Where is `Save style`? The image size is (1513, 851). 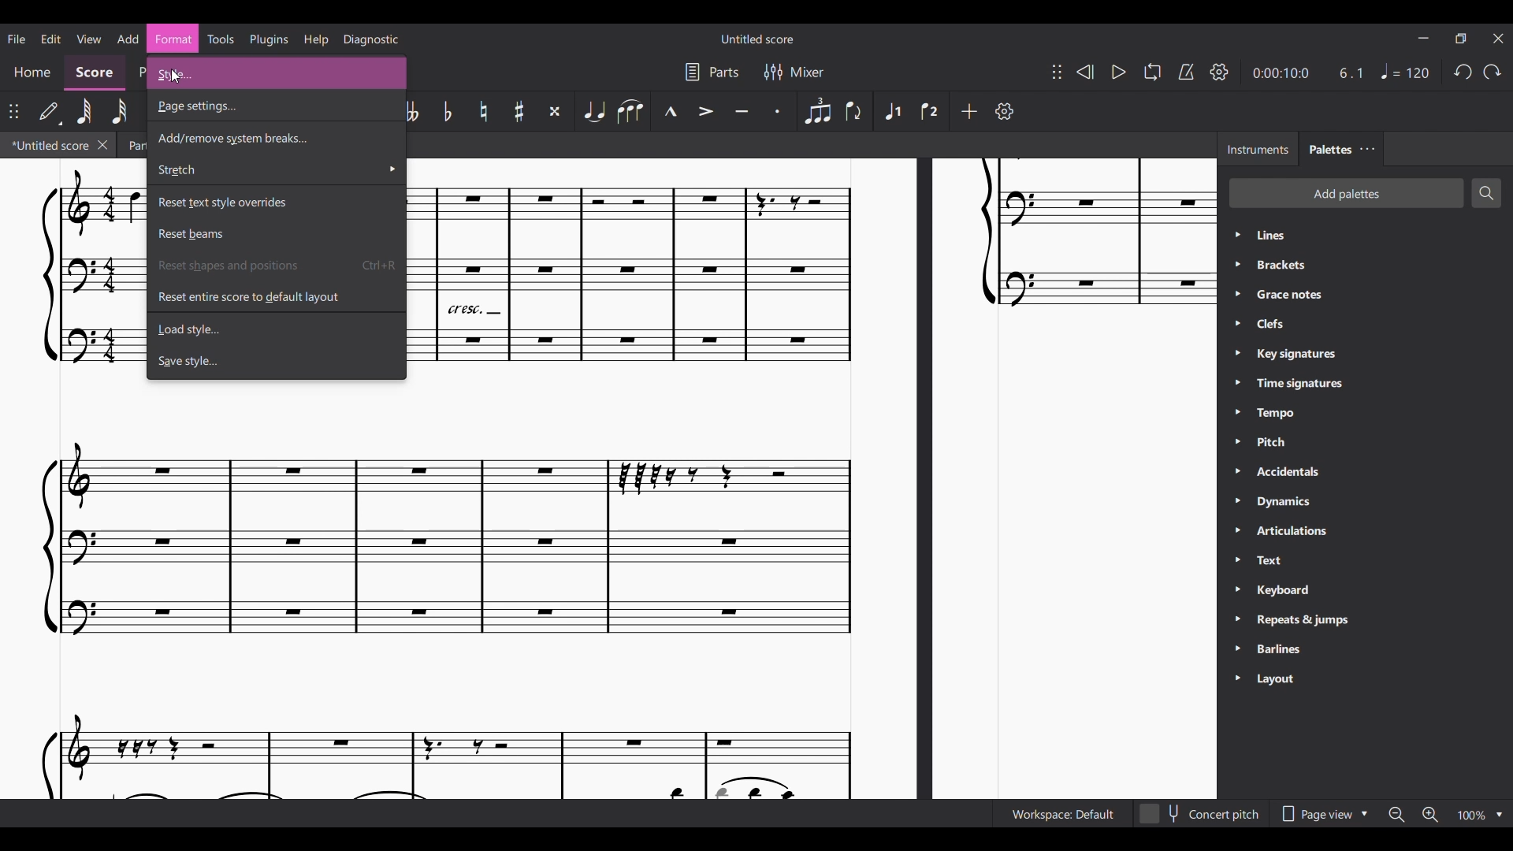 Save style is located at coordinates (275, 361).